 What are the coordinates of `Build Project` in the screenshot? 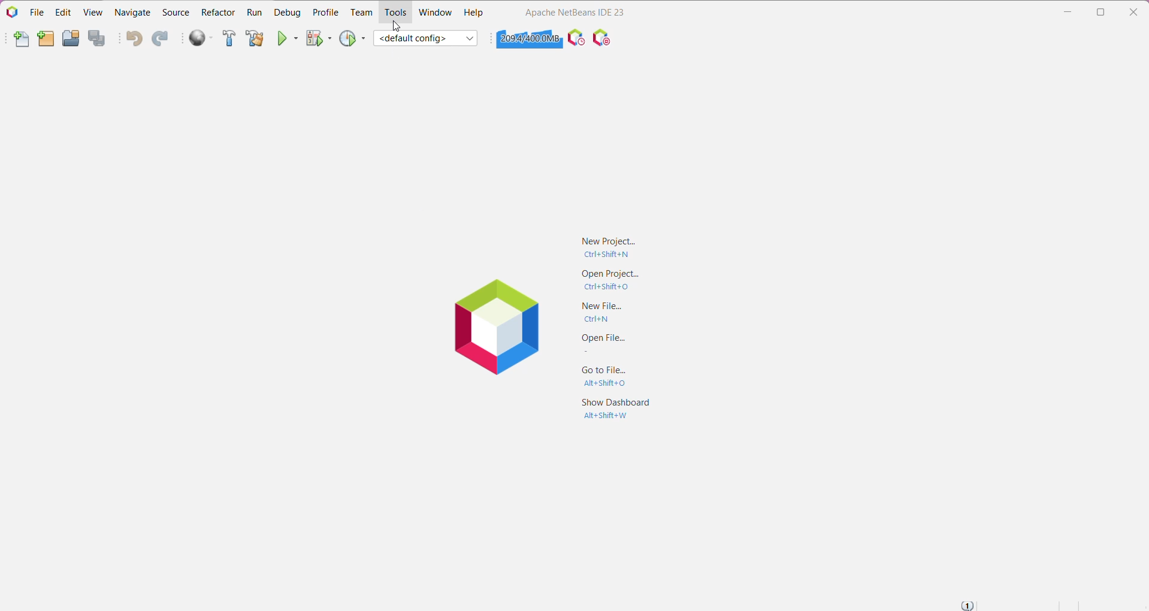 It's located at (228, 39).